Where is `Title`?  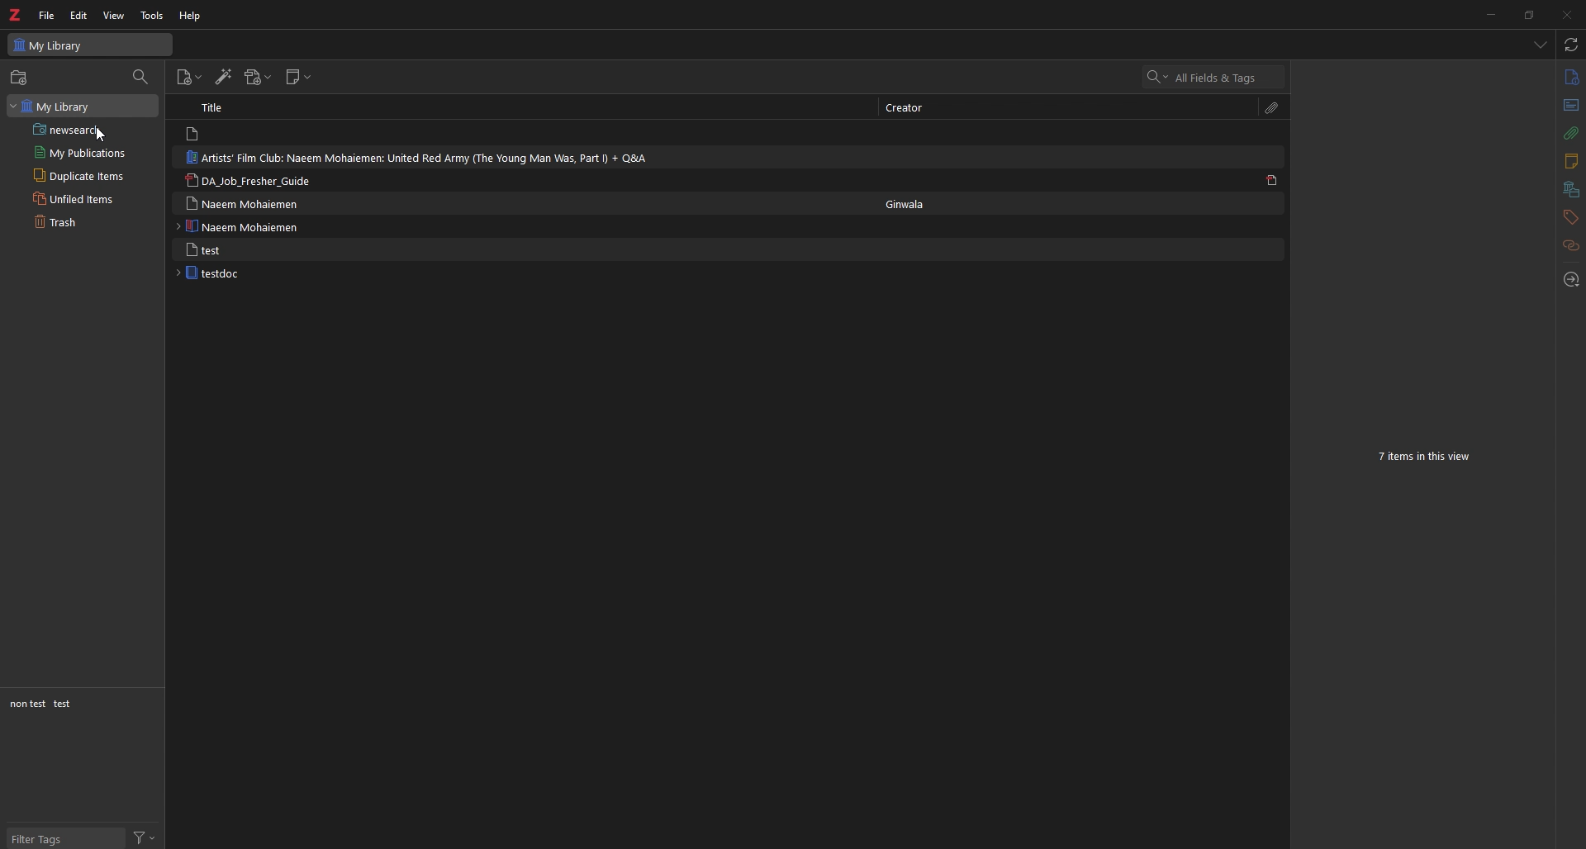
Title is located at coordinates (213, 109).